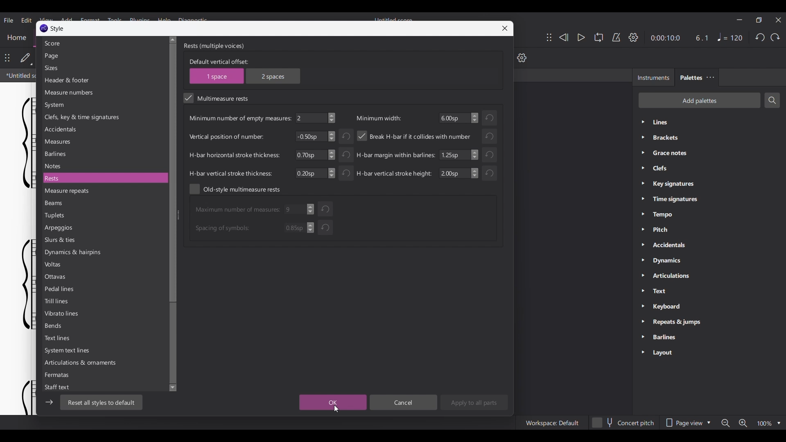 The height and width of the screenshot is (442, 786). Describe the element at coordinates (474, 402) in the screenshot. I see `Apply to all parts` at that location.